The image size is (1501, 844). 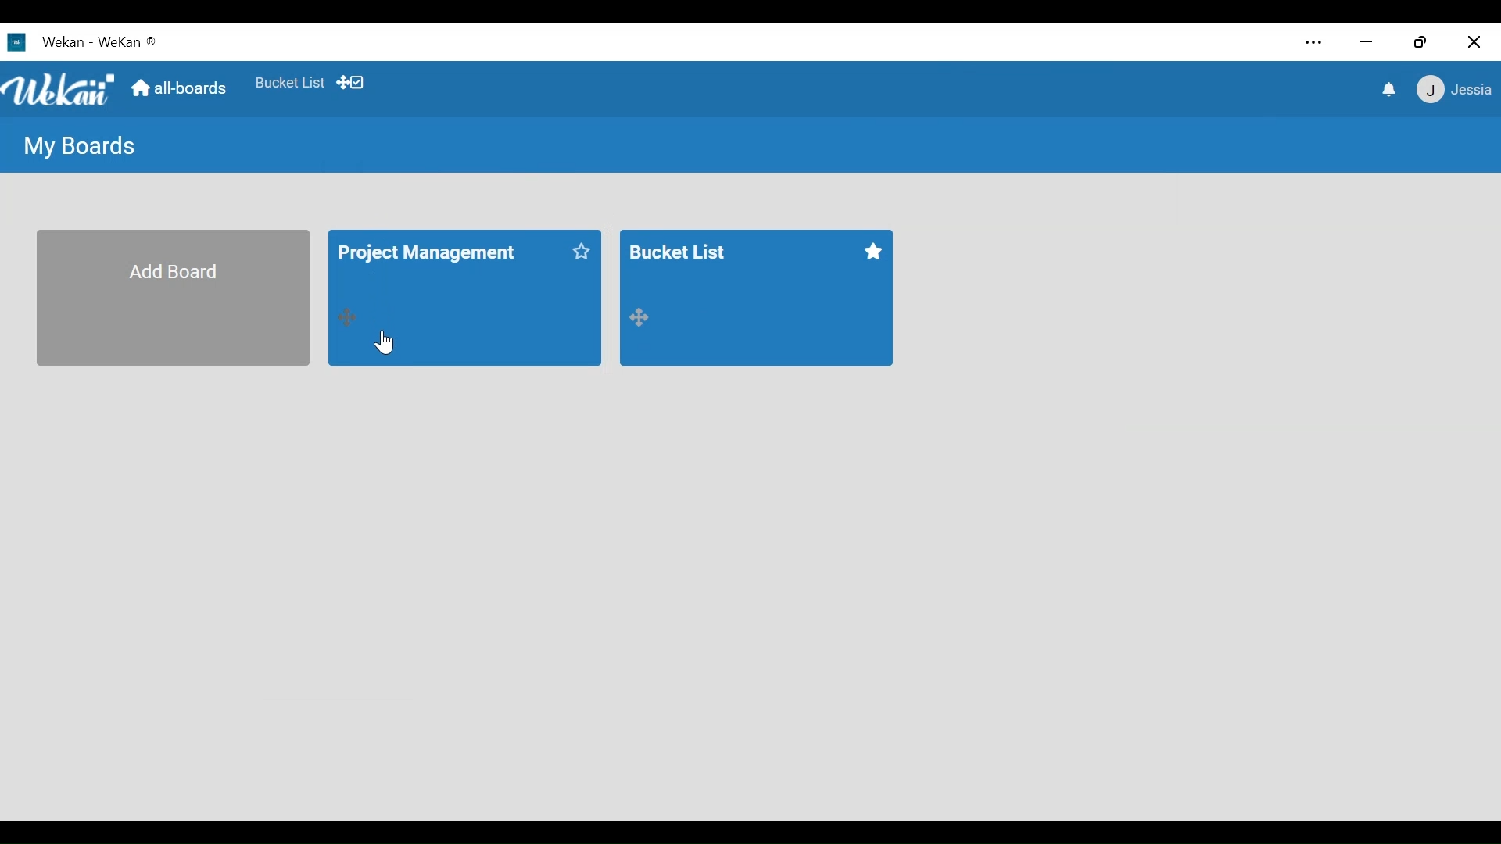 What do you see at coordinates (350, 316) in the screenshot?
I see `action` at bounding box center [350, 316].